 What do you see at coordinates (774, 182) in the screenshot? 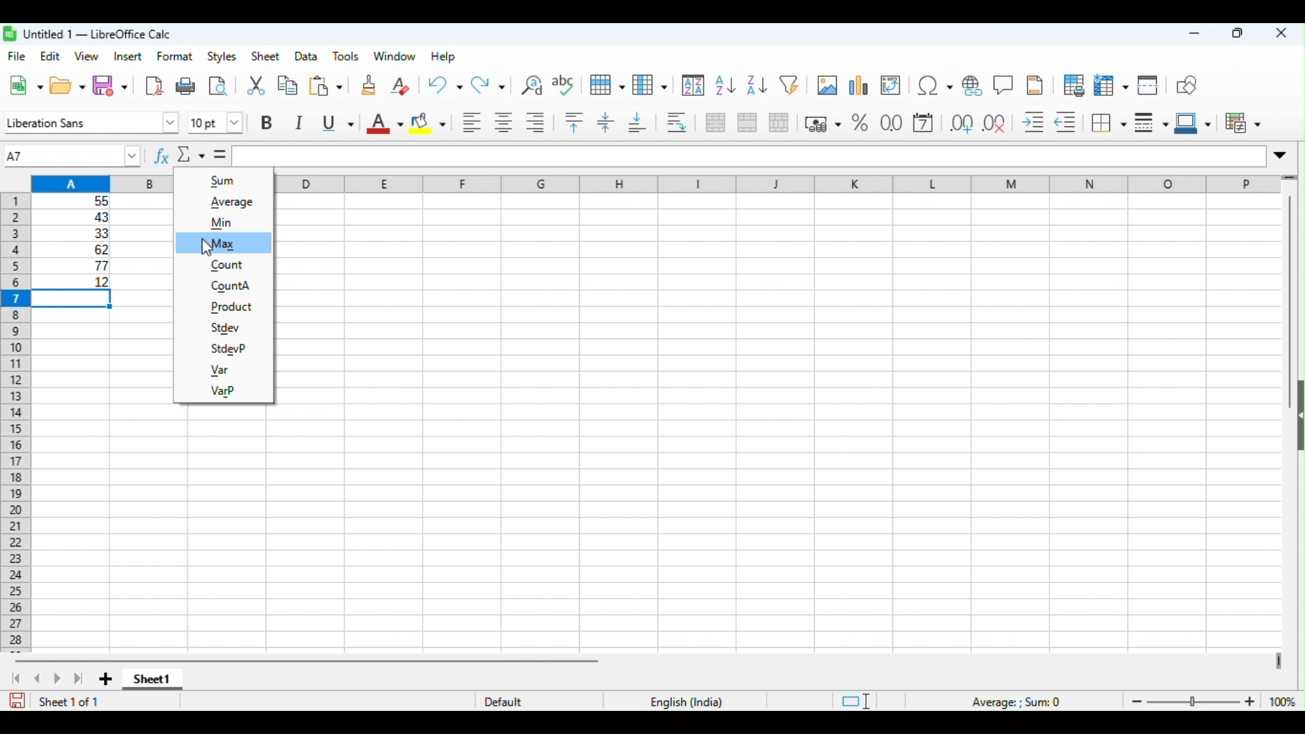
I see `column headings` at bounding box center [774, 182].